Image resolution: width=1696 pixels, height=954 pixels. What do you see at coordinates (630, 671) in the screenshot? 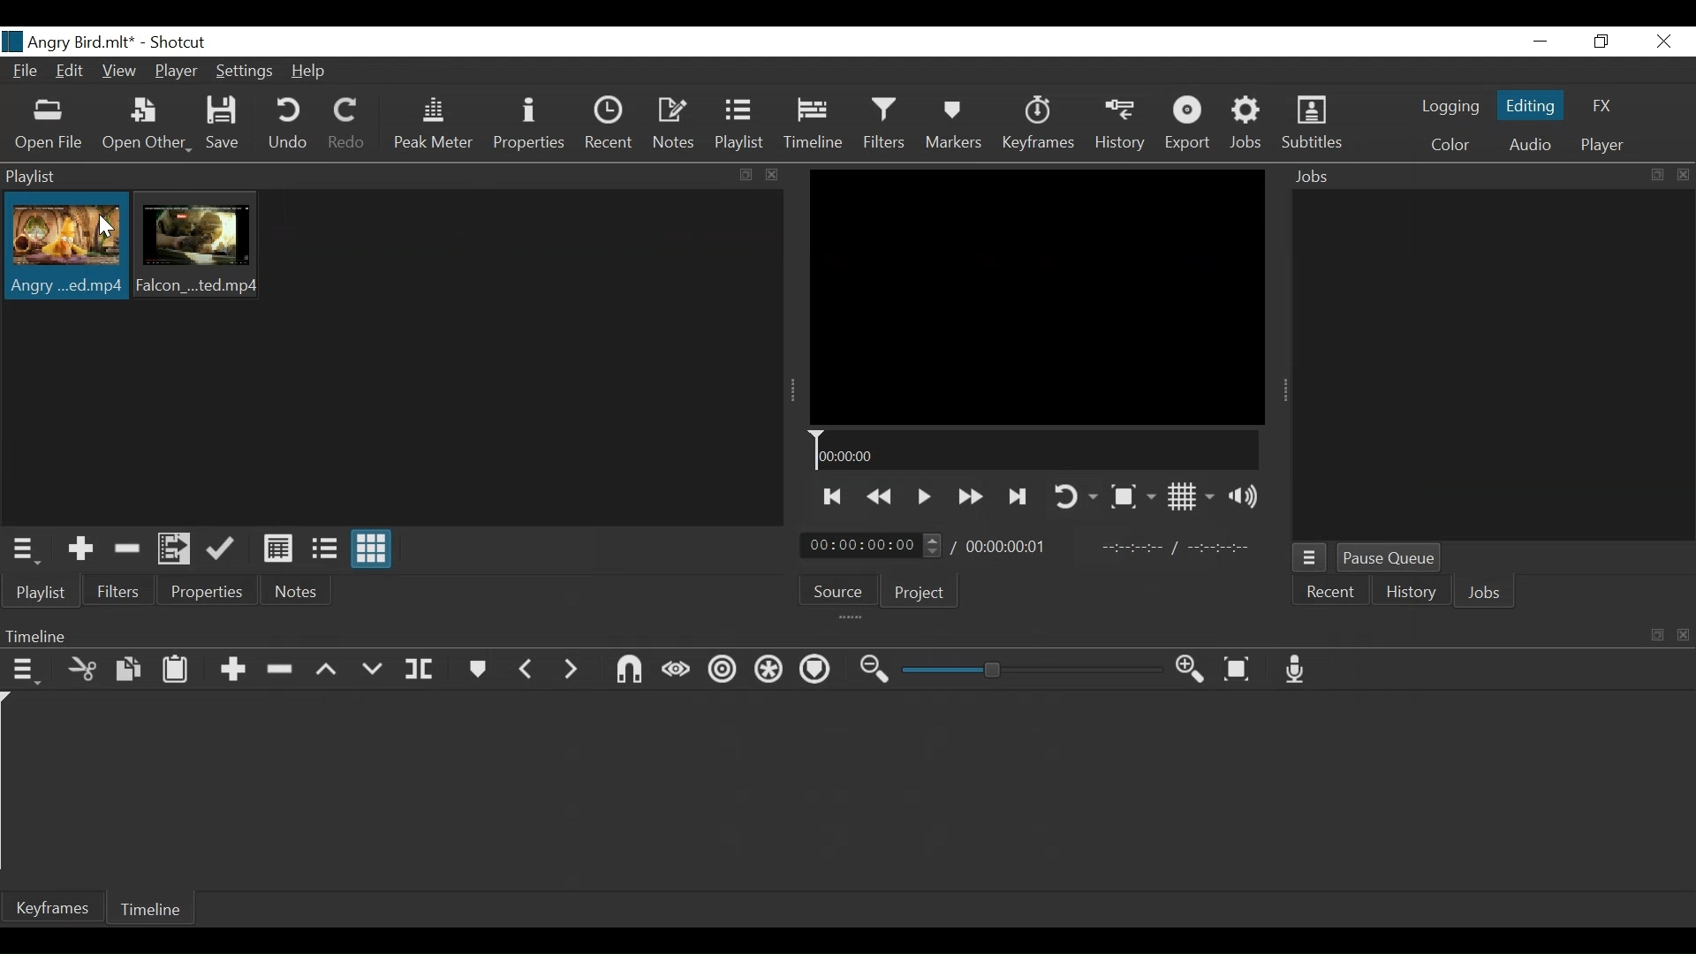
I see `Snap` at bounding box center [630, 671].